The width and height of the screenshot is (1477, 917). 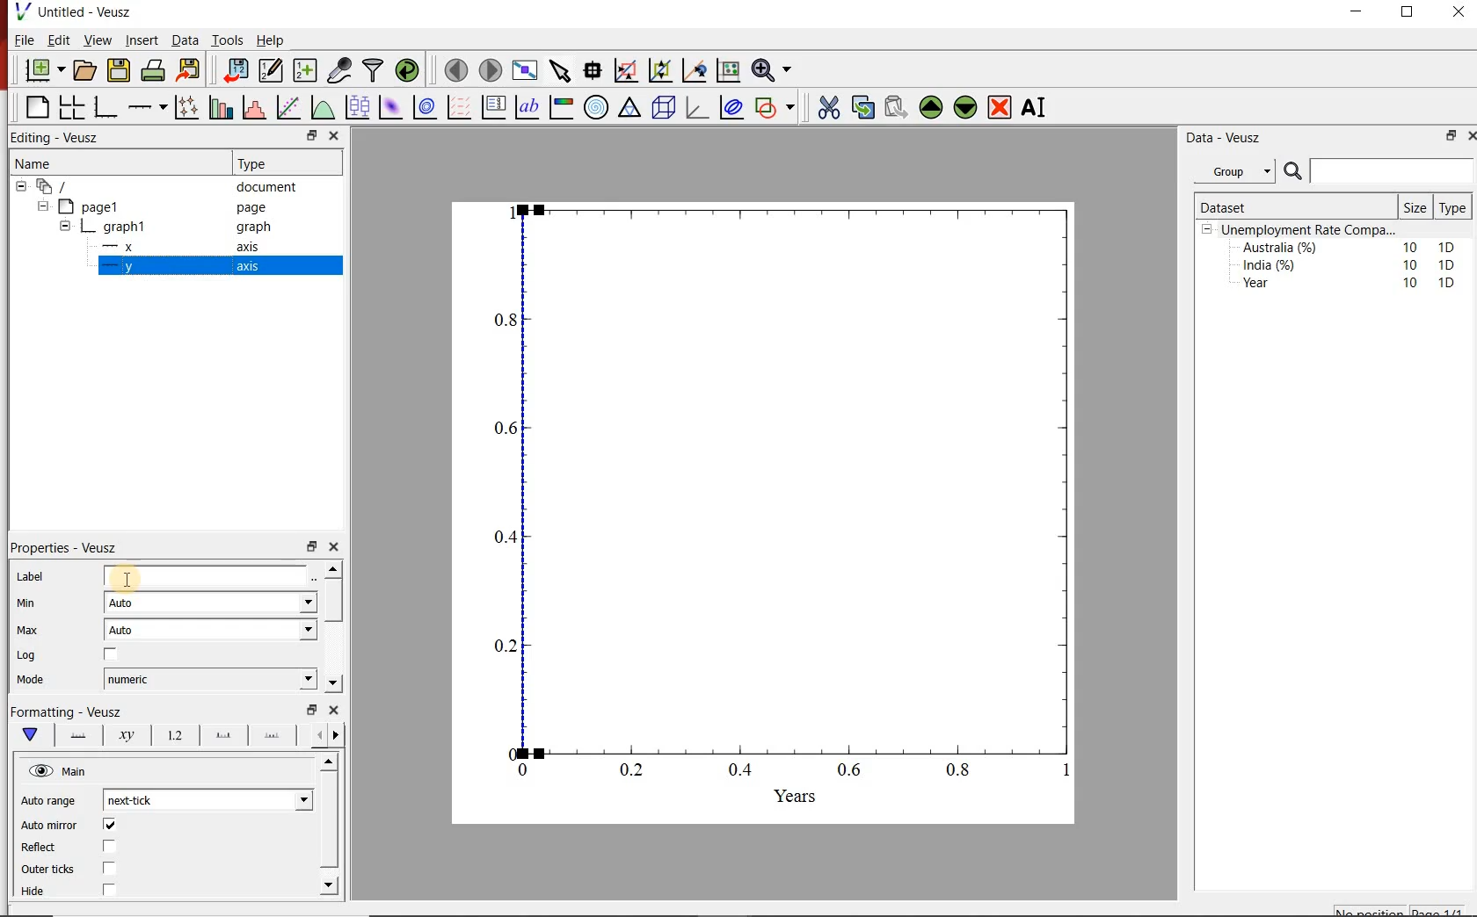 What do you see at coordinates (275, 163) in the screenshot?
I see `Type` at bounding box center [275, 163].